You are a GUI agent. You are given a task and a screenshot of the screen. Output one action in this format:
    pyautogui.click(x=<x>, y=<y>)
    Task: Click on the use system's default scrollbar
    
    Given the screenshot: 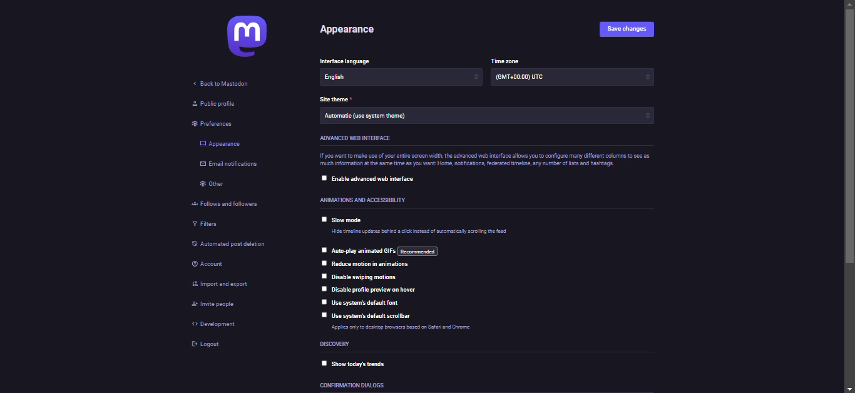 What is the action you would take?
    pyautogui.click(x=374, y=316)
    